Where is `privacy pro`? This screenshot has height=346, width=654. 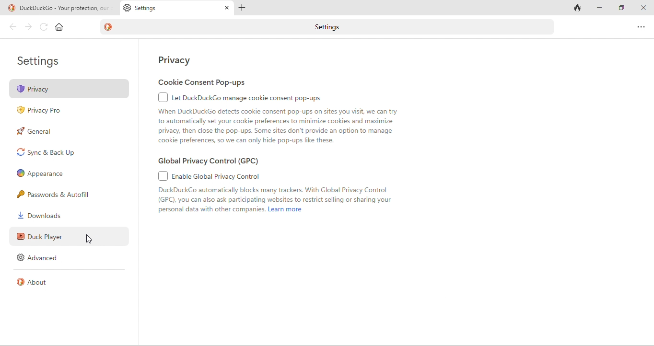
privacy pro is located at coordinates (46, 111).